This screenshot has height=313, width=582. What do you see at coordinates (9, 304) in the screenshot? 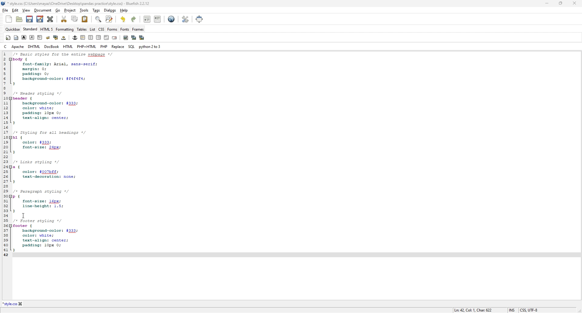
I see `*style.css` at bounding box center [9, 304].